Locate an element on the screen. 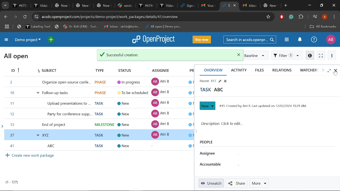 This screenshot has height=191, width=340. Expand project menu is located at coordinates (7, 41).